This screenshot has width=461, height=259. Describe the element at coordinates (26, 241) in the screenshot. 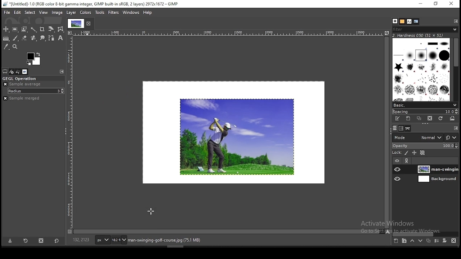

I see `restore tool preset` at that location.